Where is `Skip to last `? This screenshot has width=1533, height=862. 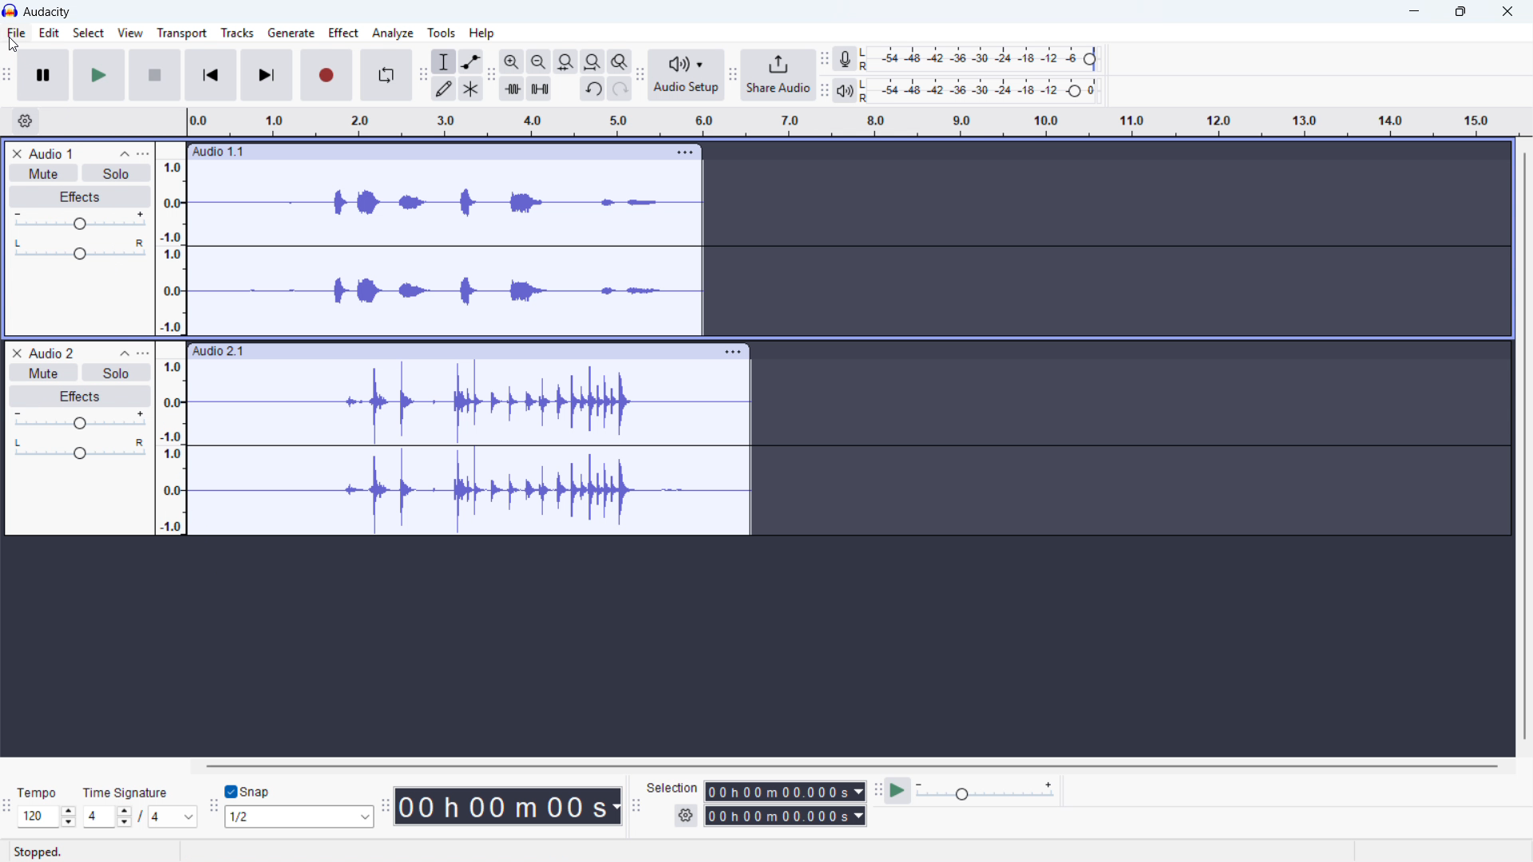 Skip to last  is located at coordinates (267, 75).